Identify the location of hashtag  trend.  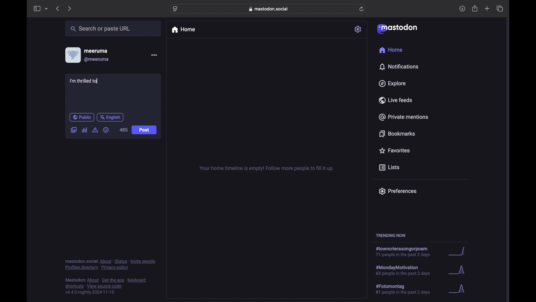
(408, 270).